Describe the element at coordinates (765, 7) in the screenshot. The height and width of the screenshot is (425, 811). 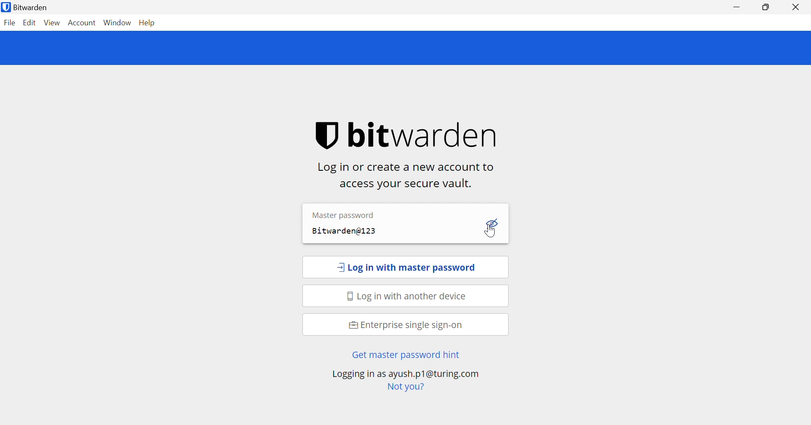
I see `Restore Down` at that location.